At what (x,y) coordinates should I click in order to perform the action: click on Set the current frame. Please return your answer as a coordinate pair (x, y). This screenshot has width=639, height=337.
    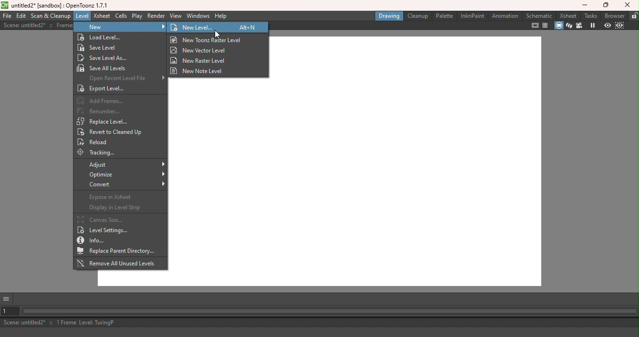
    Looking at the image, I should click on (9, 312).